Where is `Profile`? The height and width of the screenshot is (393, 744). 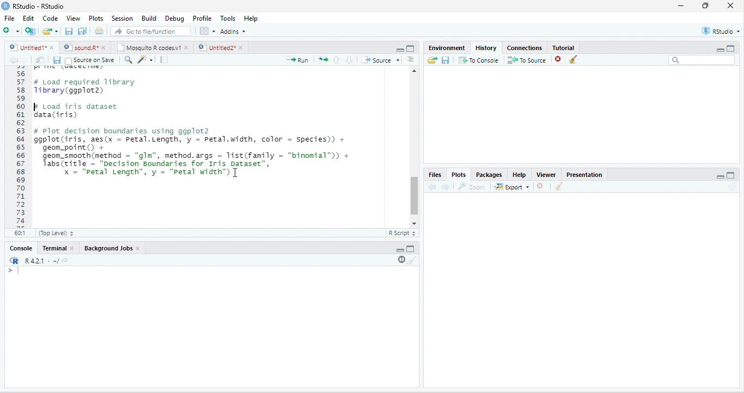 Profile is located at coordinates (203, 19).